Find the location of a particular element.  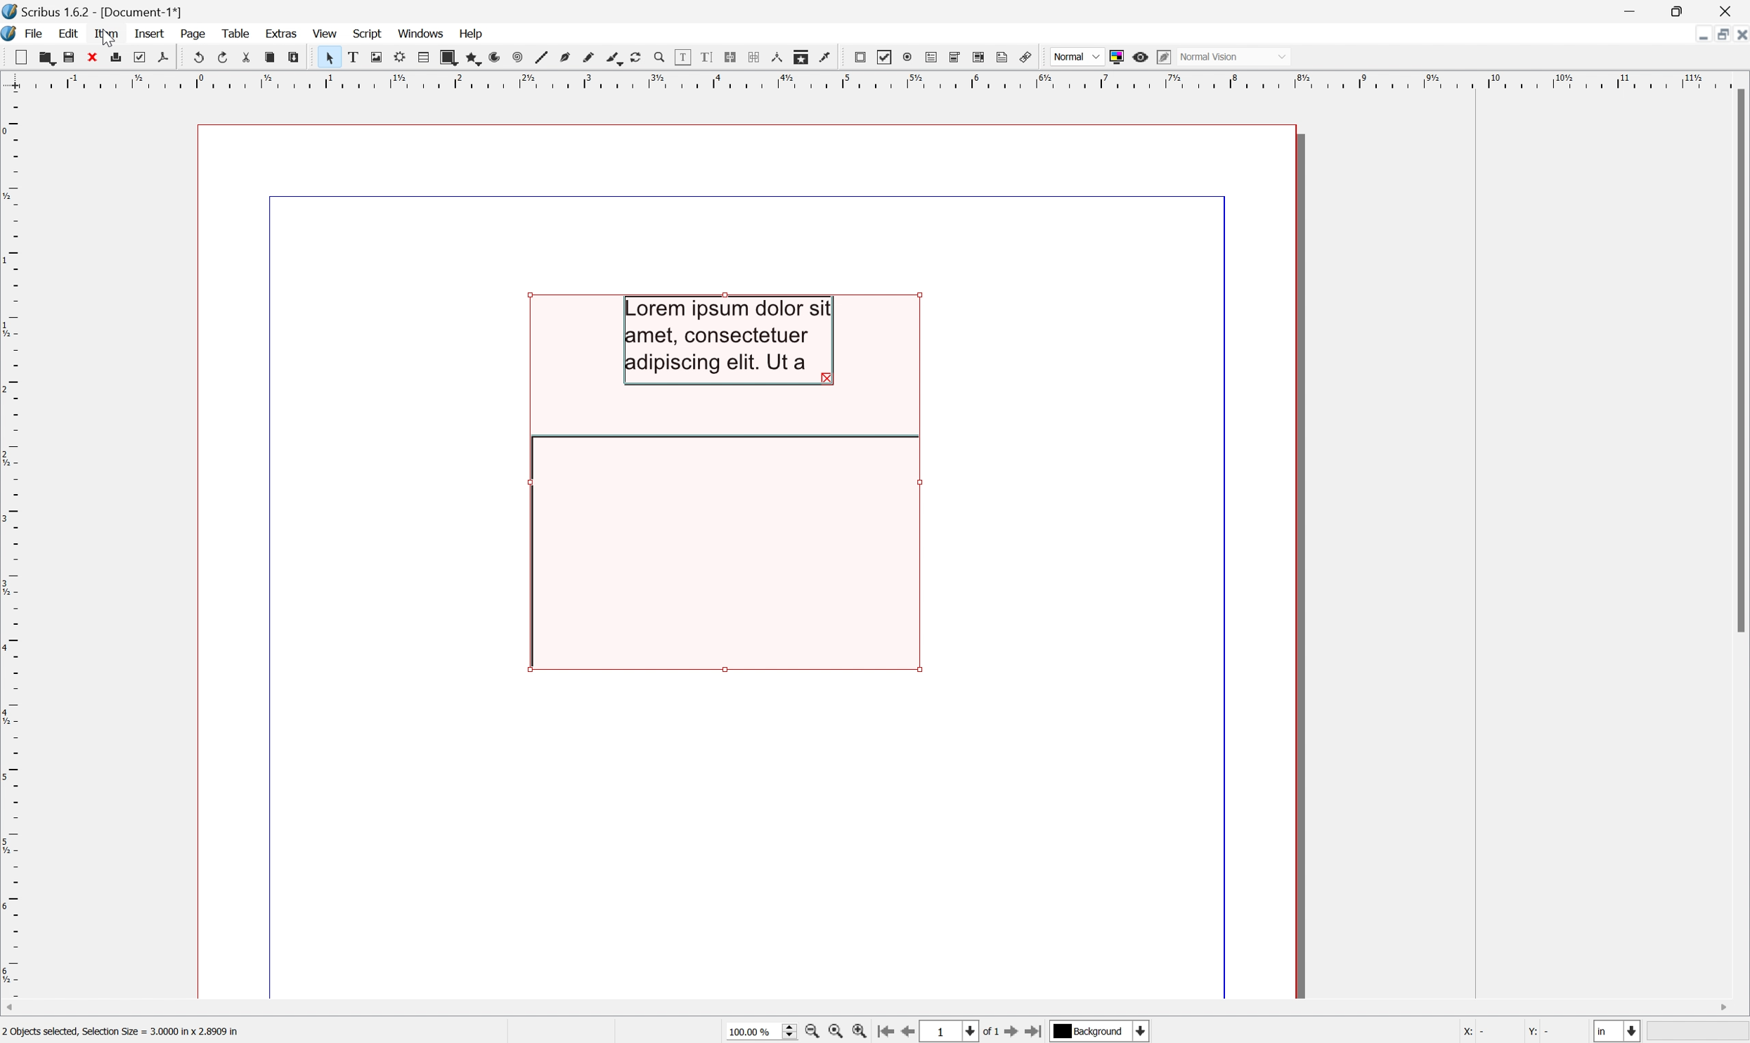

Text annotation is located at coordinates (1005, 58).